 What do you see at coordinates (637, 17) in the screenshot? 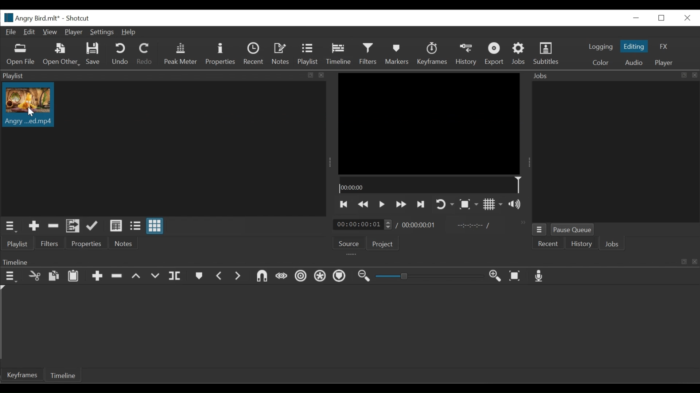
I see `minimize` at bounding box center [637, 17].